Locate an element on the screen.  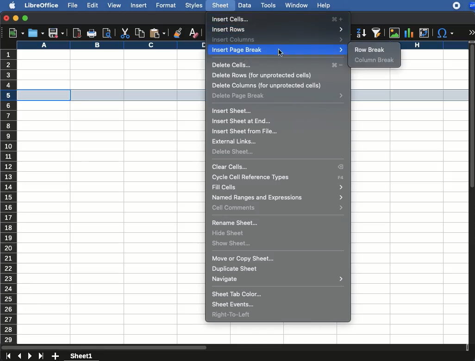
help is located at coordinates (323, 6).